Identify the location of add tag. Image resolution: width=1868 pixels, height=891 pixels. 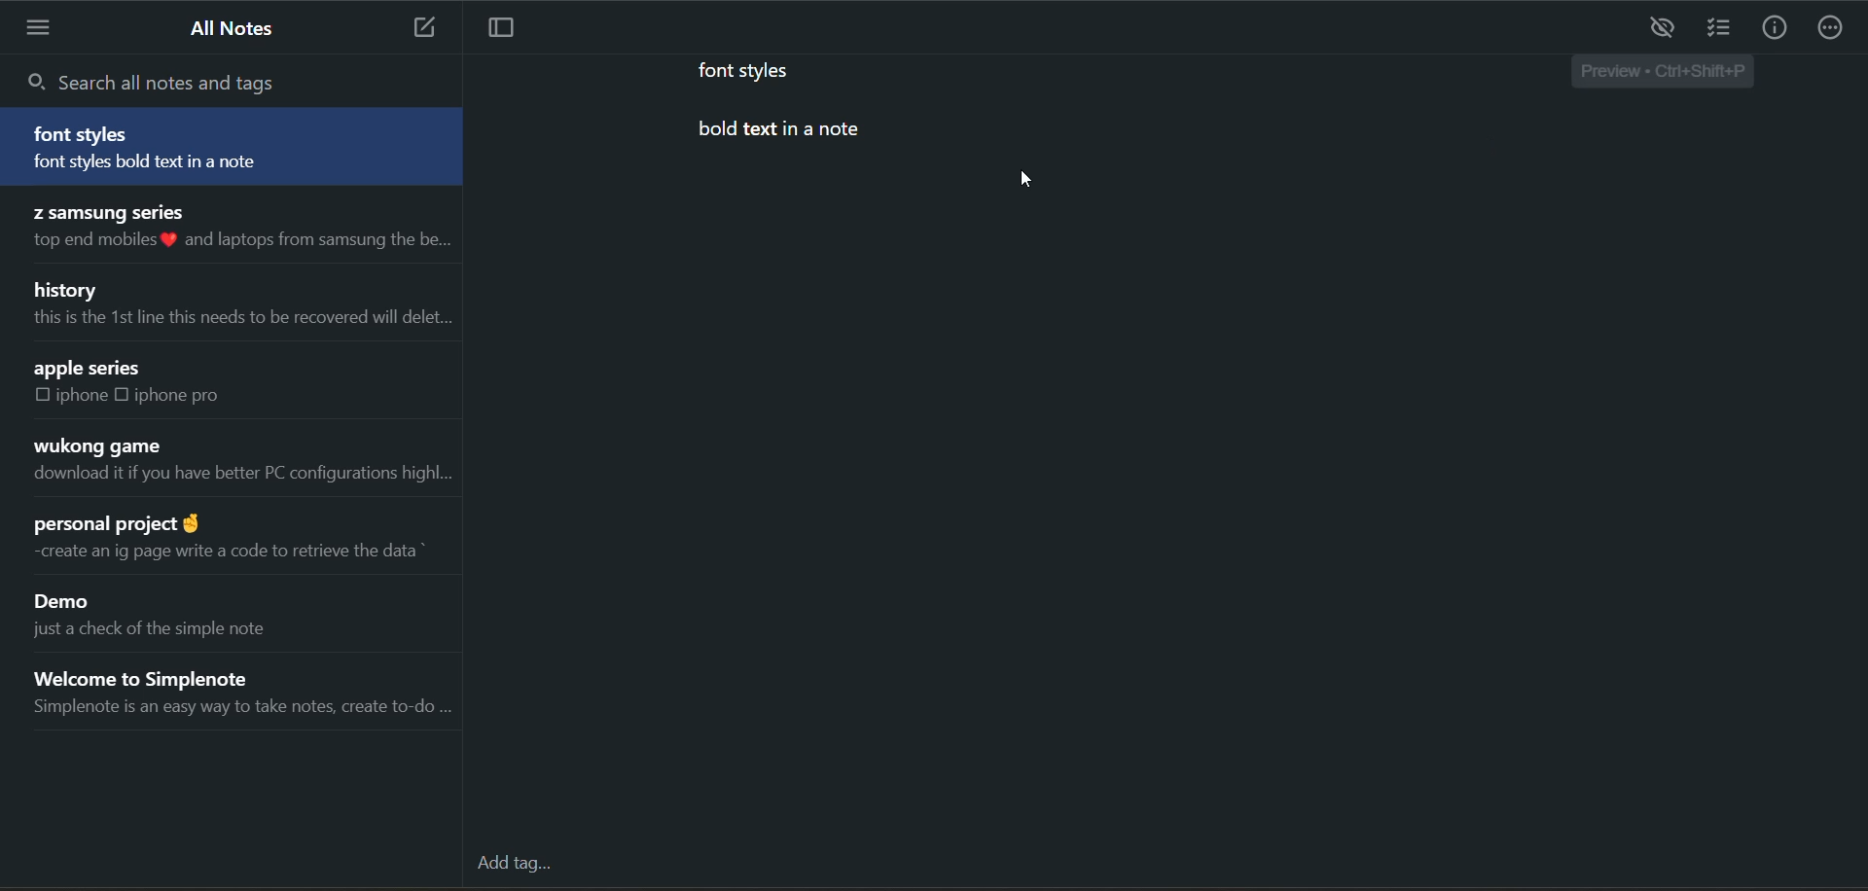
(523, 871).